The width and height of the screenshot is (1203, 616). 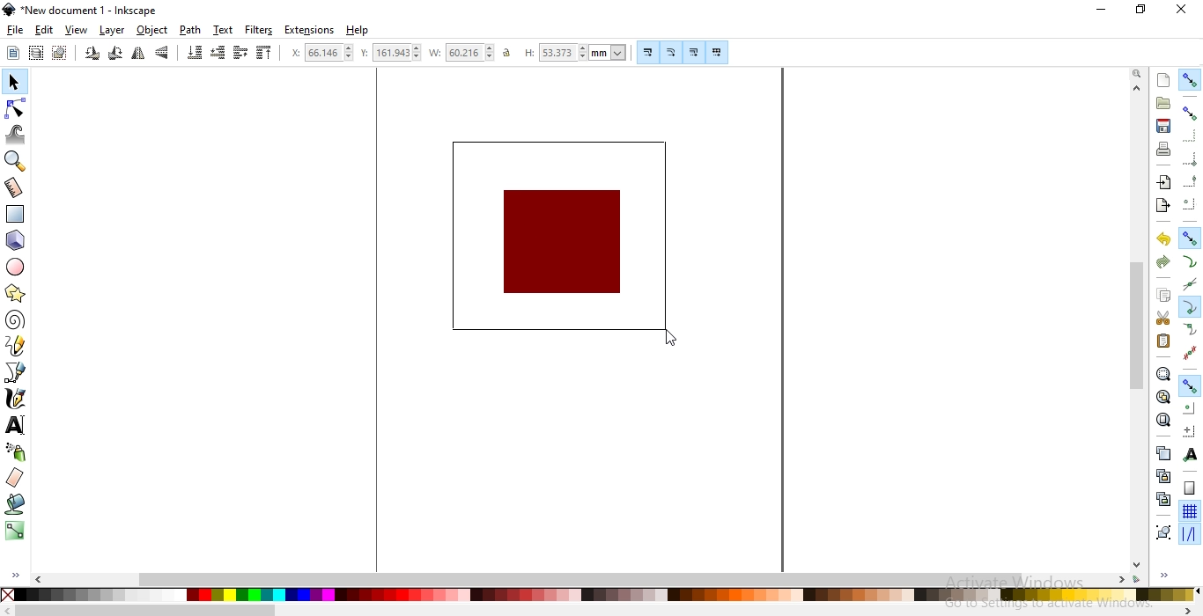 I want to click on cursor, so click(x=669, y=339).